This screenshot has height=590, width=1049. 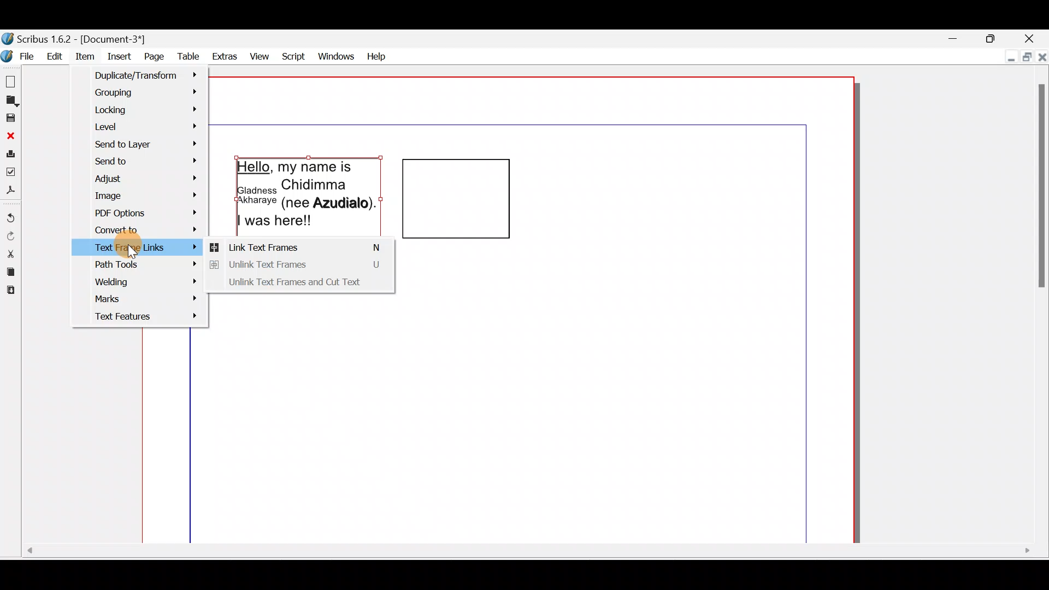 What do you see at coordinates (11, 191) in the screenshot?
I see `Save as PDF` at bounding box center [11, 191].